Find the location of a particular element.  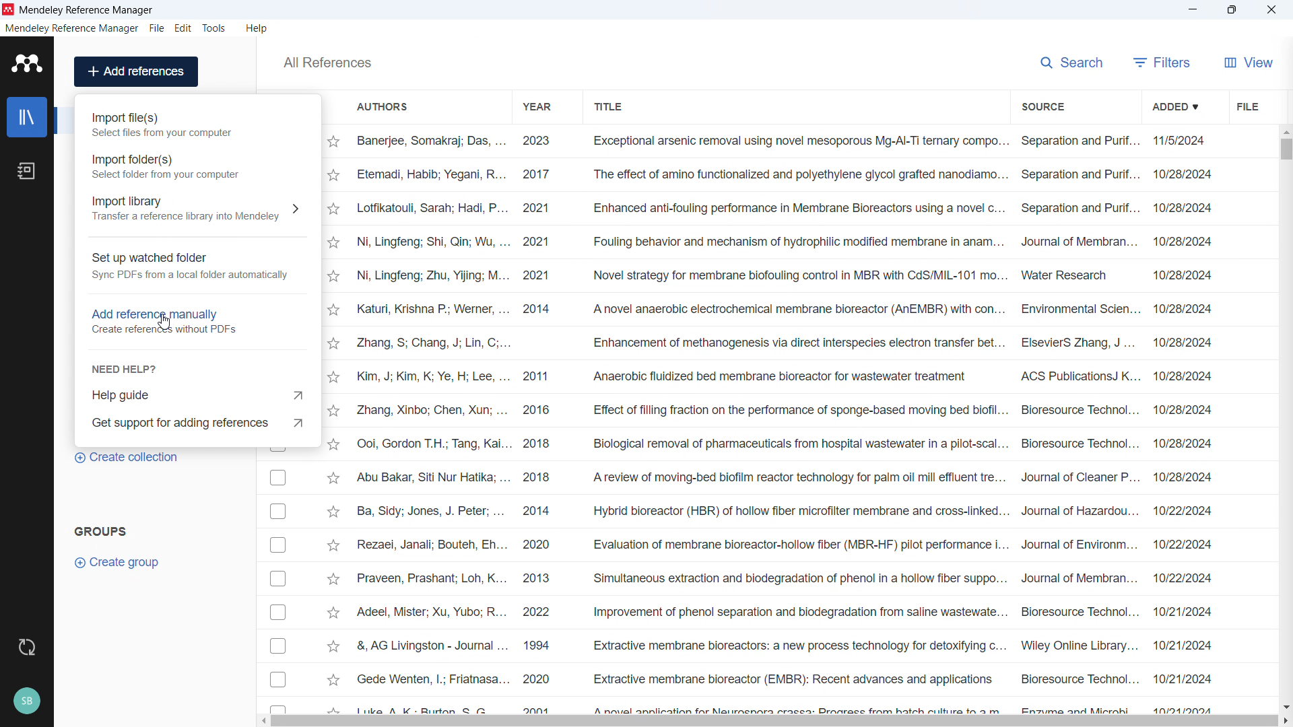

Get support for adding references  is located at coordinates (198, 422).